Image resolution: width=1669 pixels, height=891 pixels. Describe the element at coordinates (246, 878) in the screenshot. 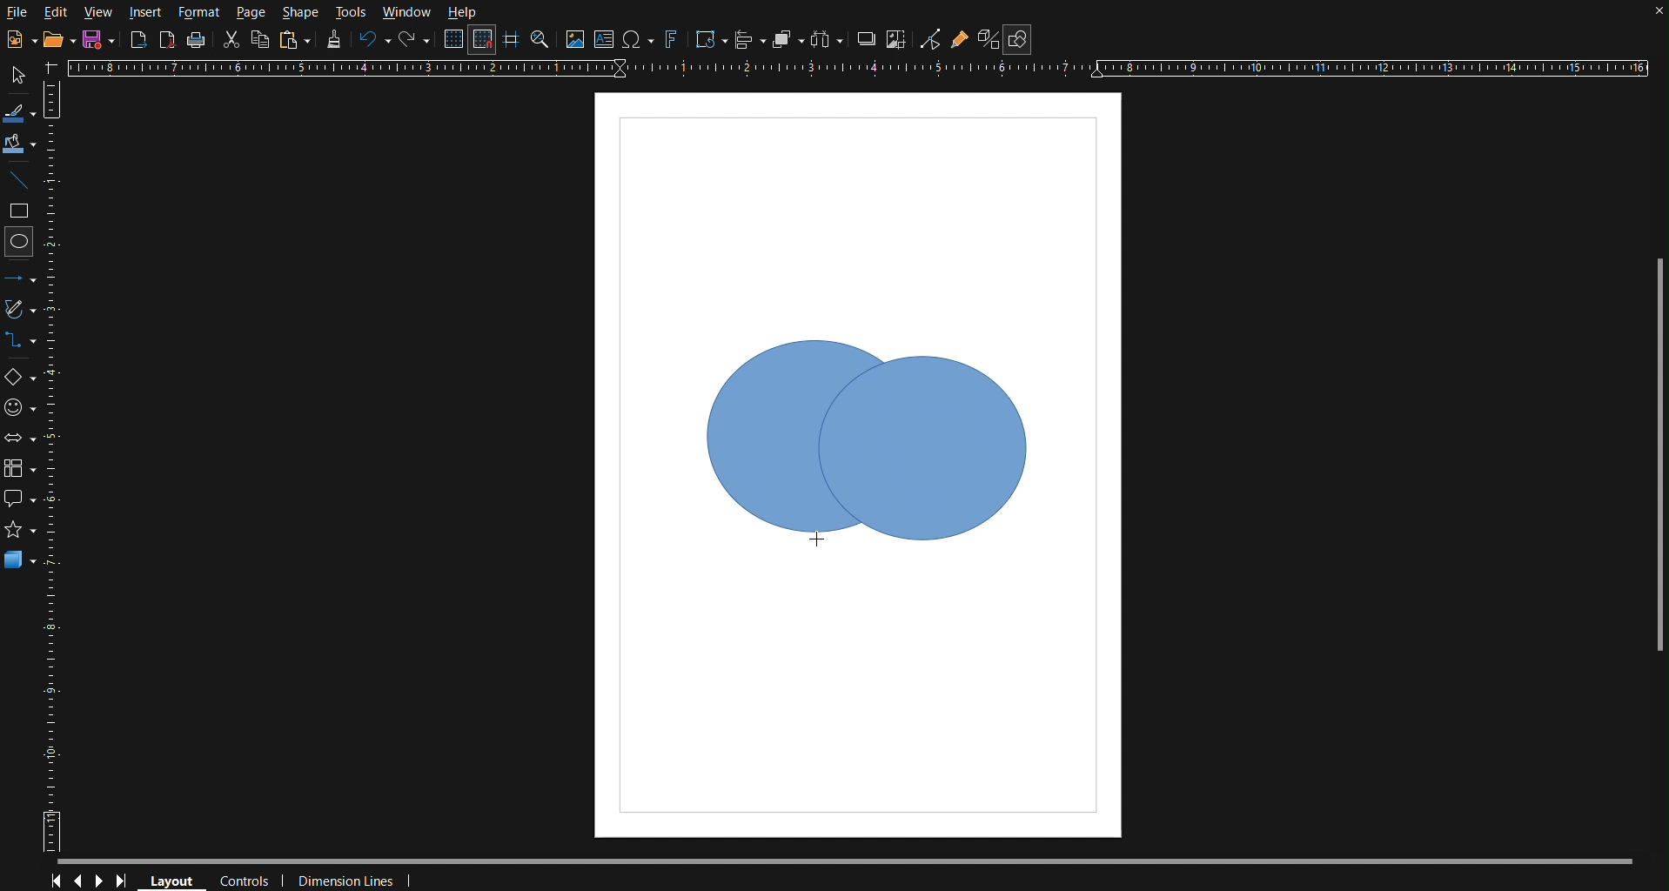

I see `Controls` at that location.